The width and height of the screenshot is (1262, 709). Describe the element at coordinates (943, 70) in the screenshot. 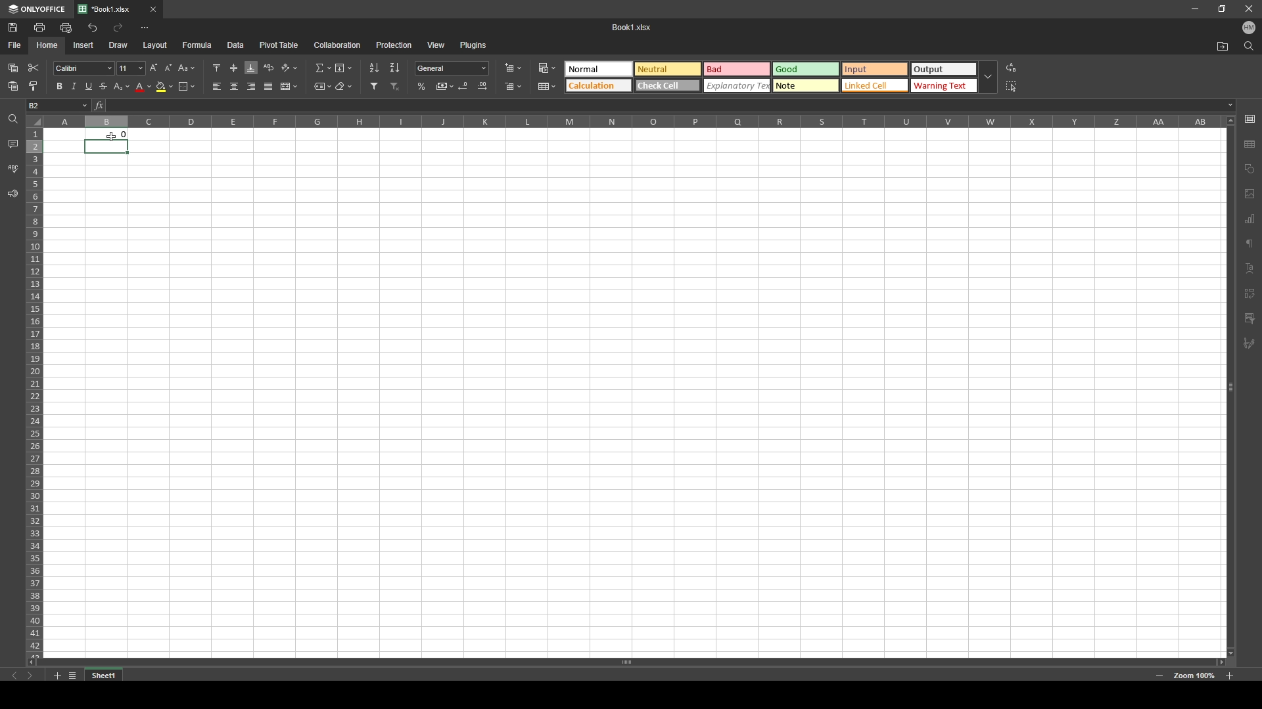

I see `Output` at that location.